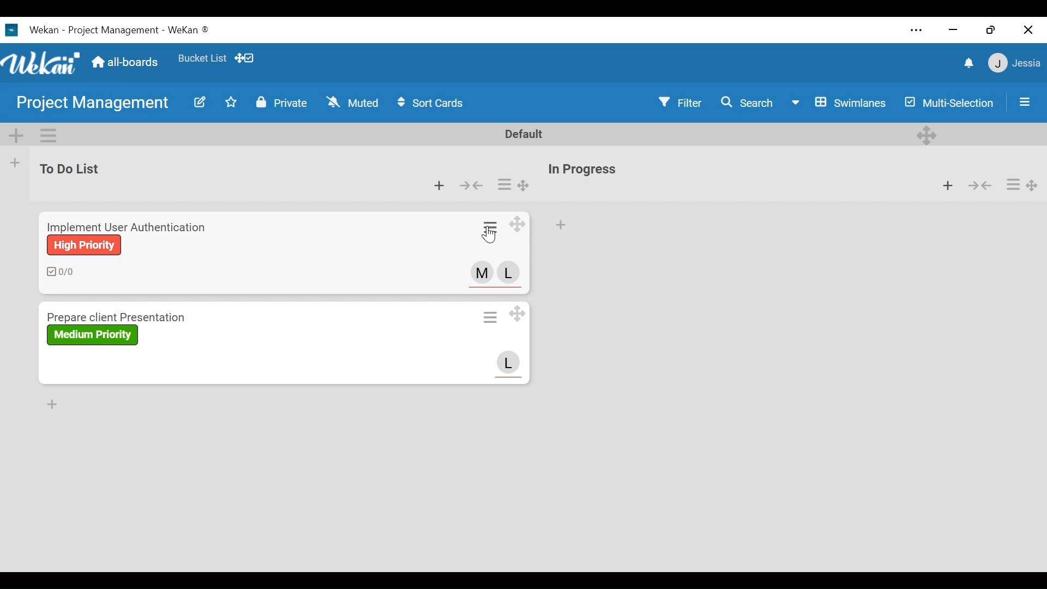 Image resolution: width=1047 pixels, height=589 pixels. I want to click on label, so click(92, 335).